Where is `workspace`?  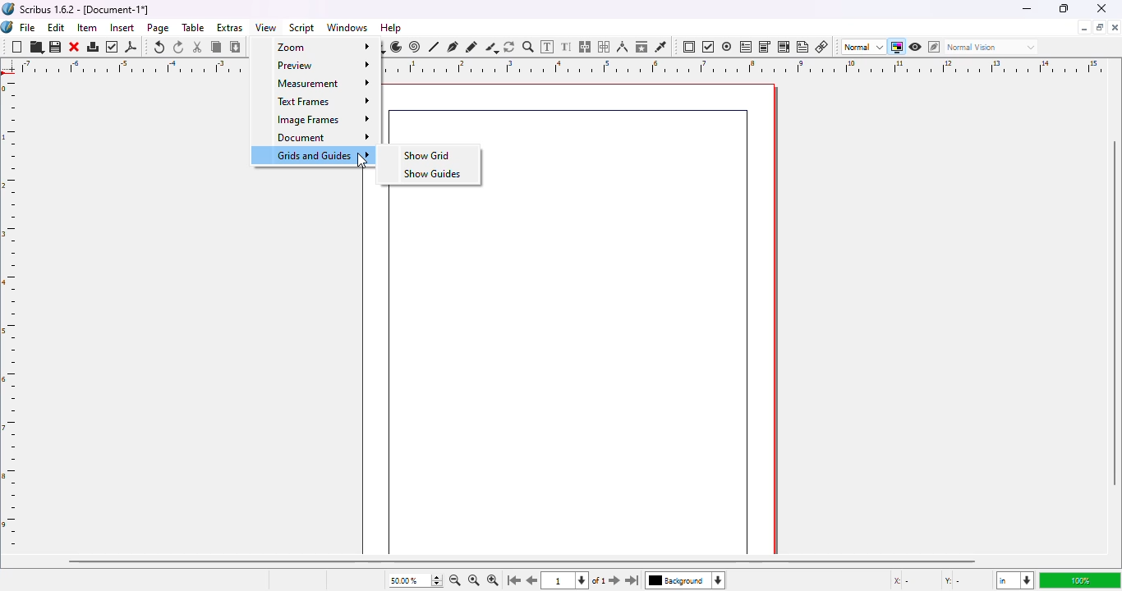 workspace is located at coordinates (637, 309).